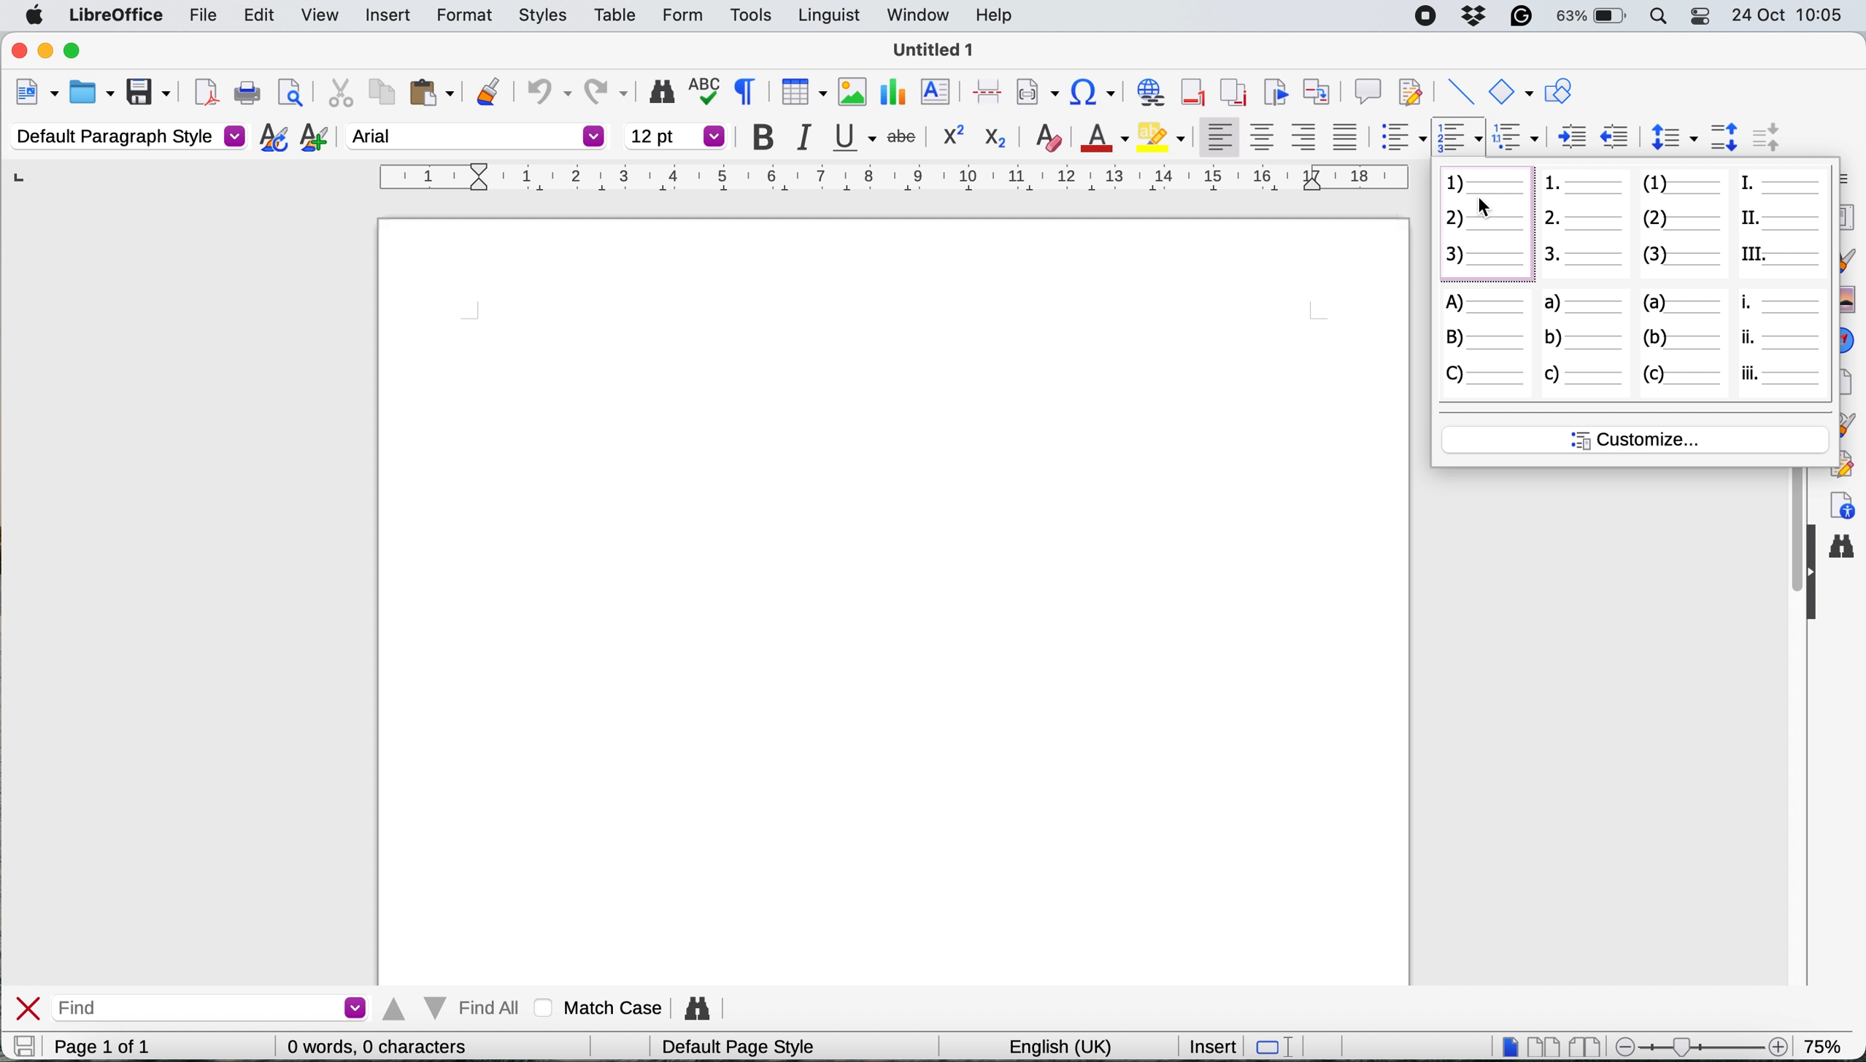 The image size is (1866, 1062). Describe the element at coordinates (660, 92) in the screenshot. I see `find and replace` at that location.